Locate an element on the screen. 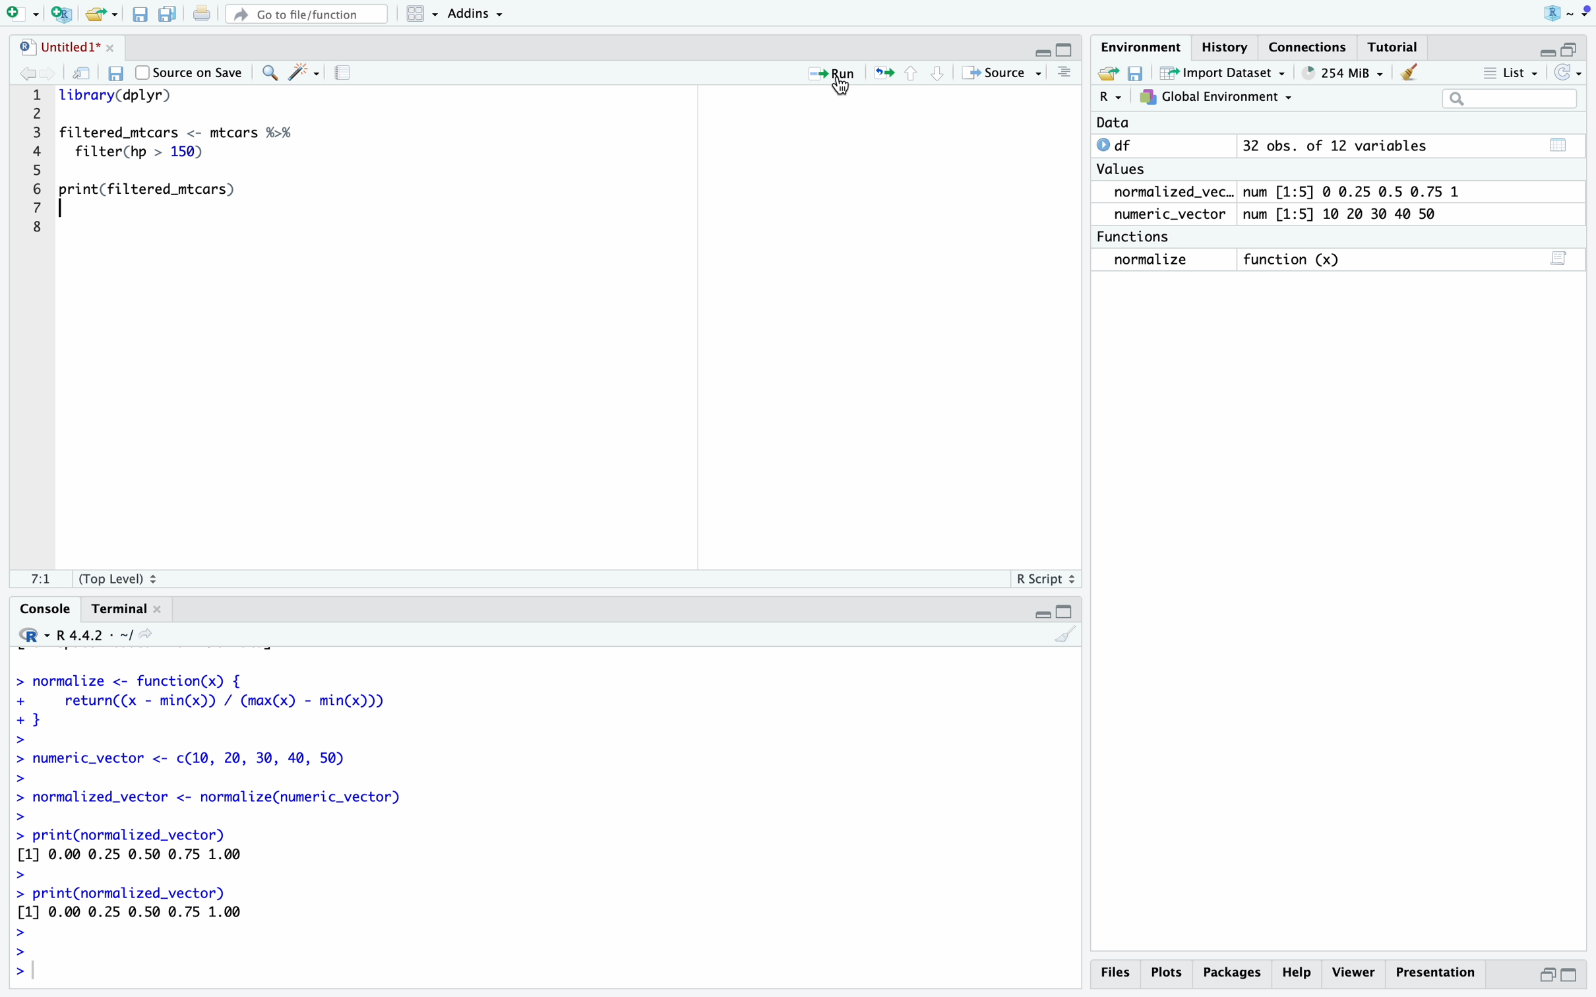 This screenshot has width=1596, height=997. minimize is located at coordinates (1041, 613).